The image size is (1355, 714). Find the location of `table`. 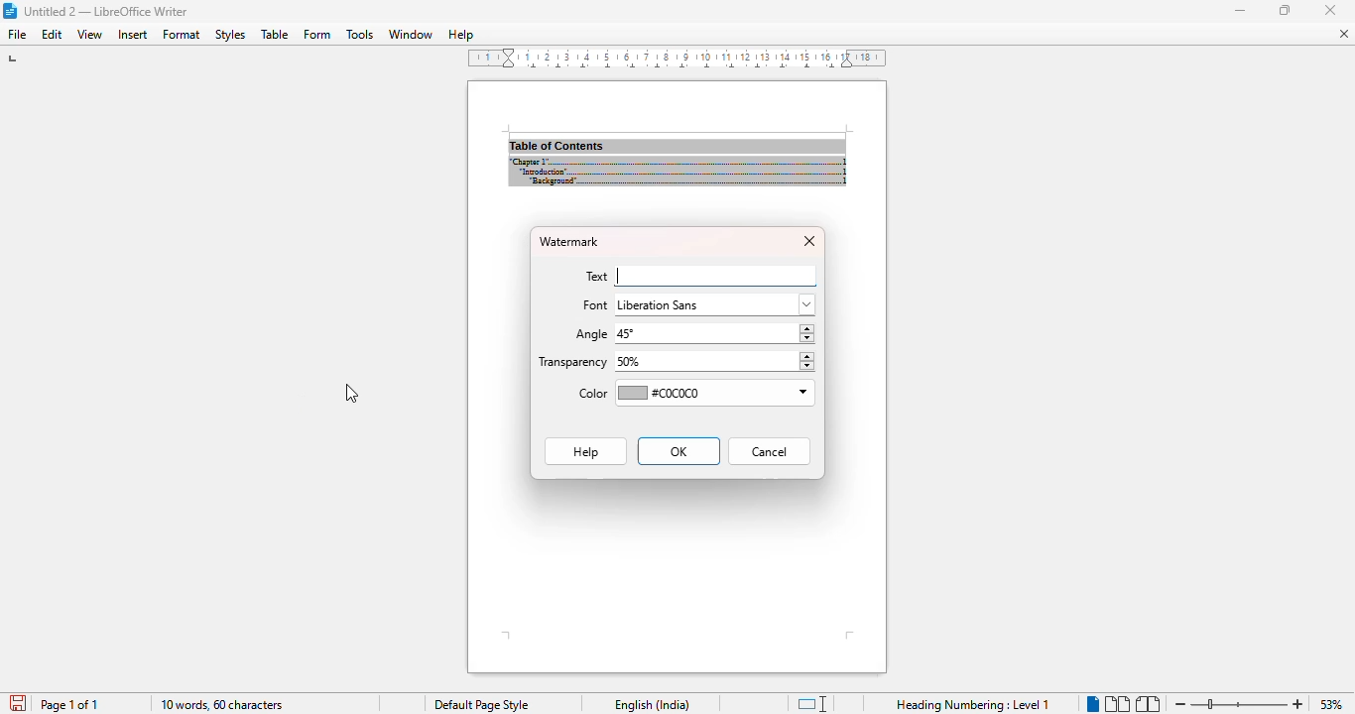

table is located at coordinates (275, 34).